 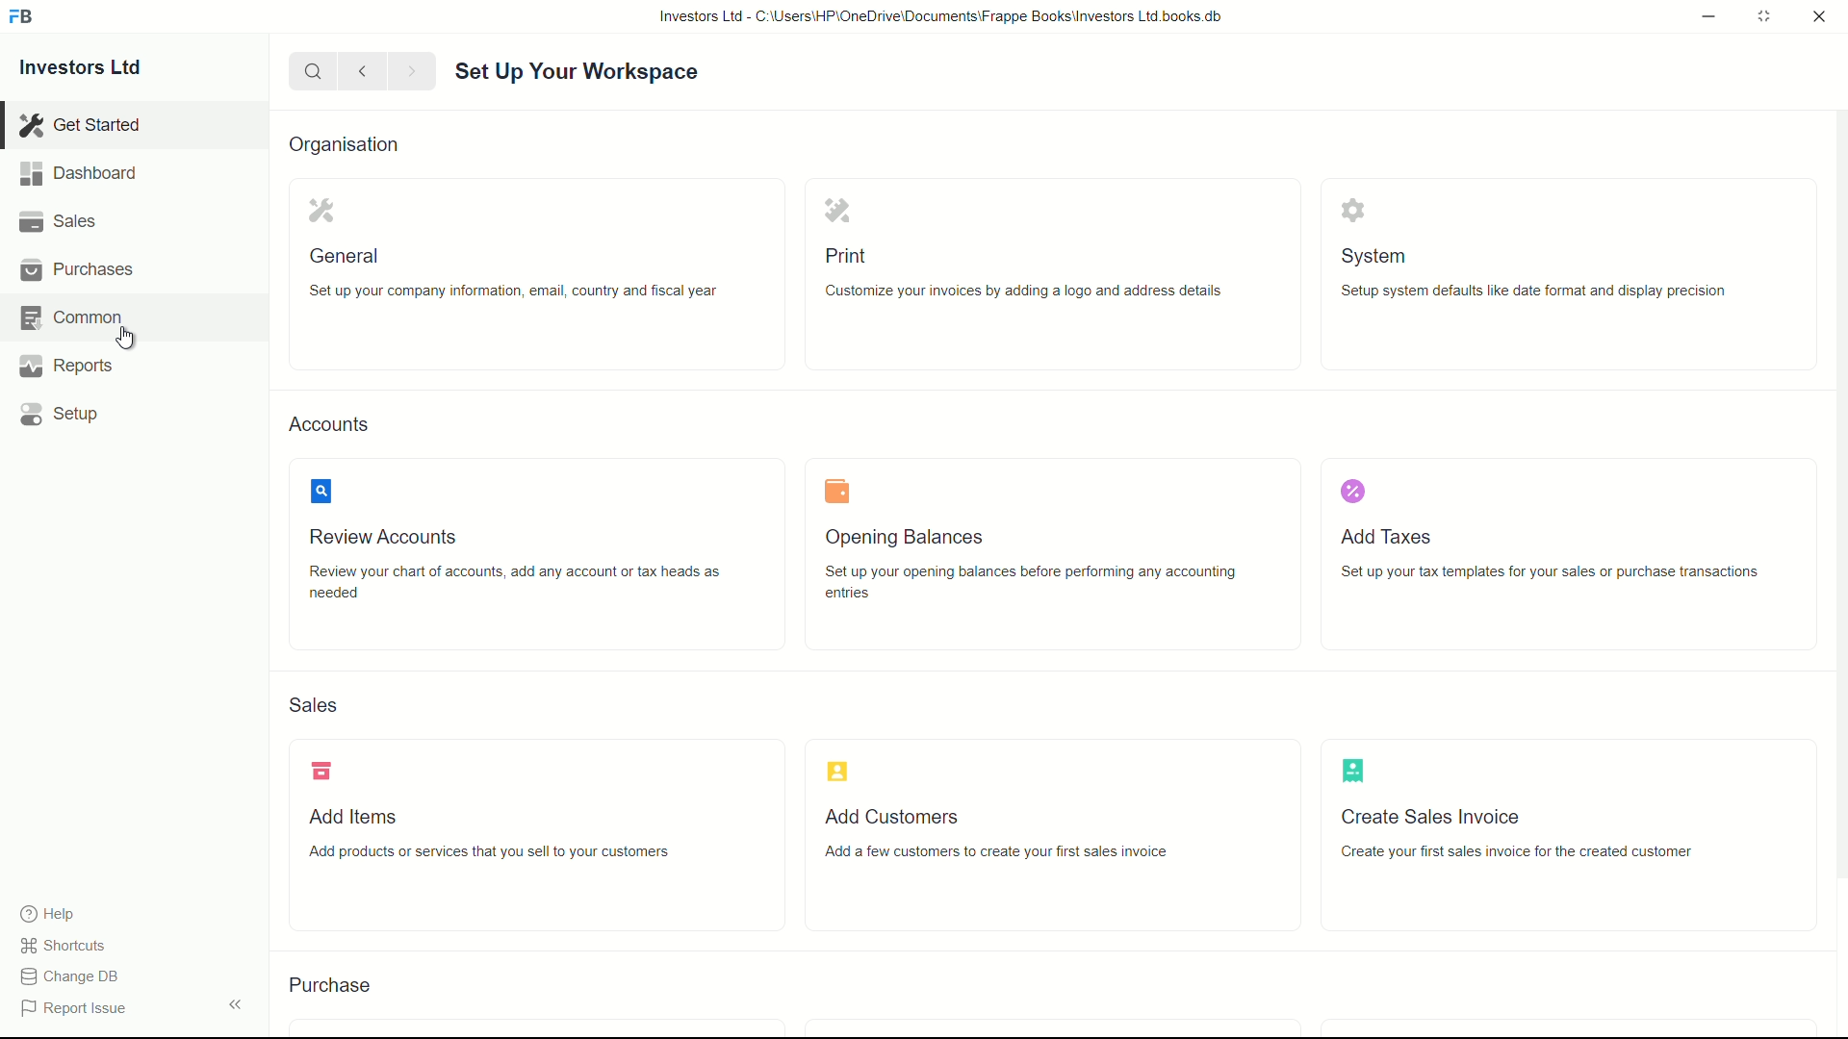 I want to click on ‘Add a Tew customers to create your first sales invoice, so click(x=1011, y=850).